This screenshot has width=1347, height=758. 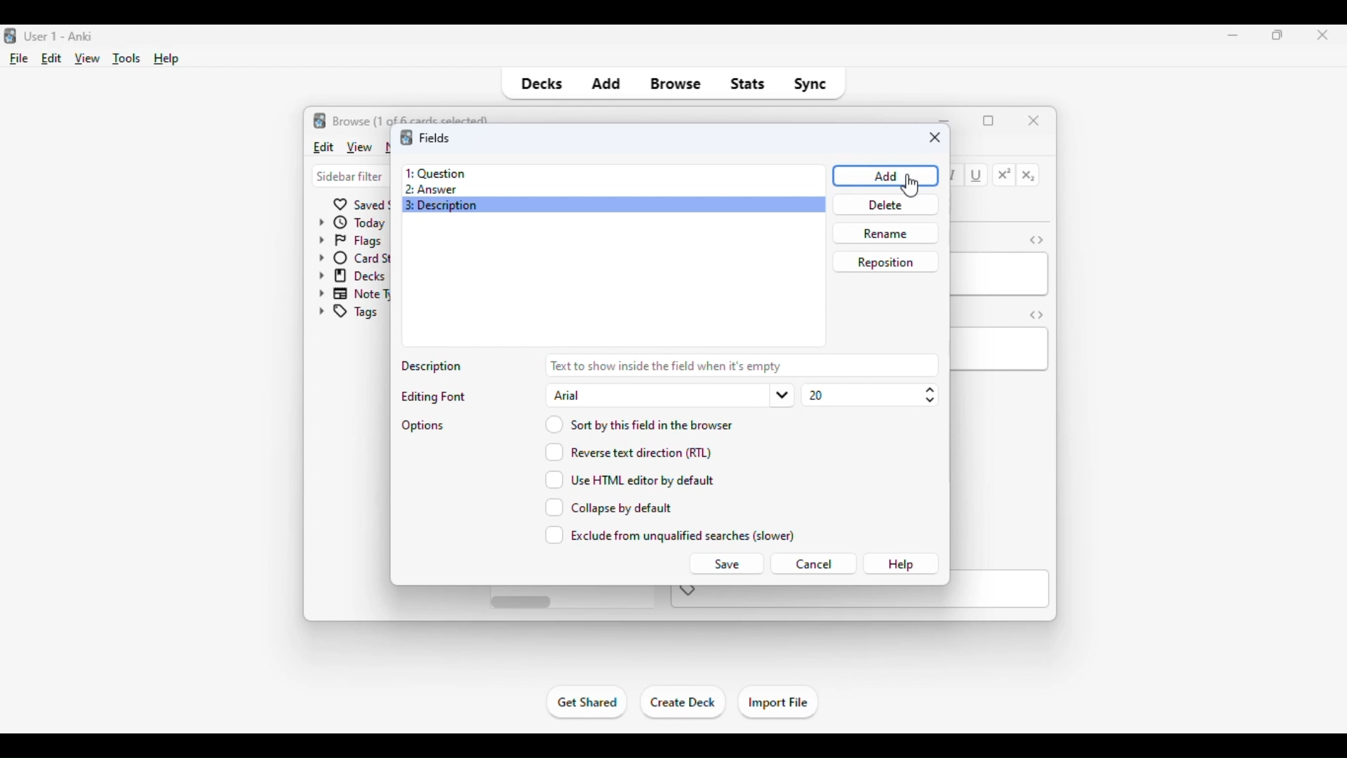 I want to click on decks, so click(x=540, y=84).